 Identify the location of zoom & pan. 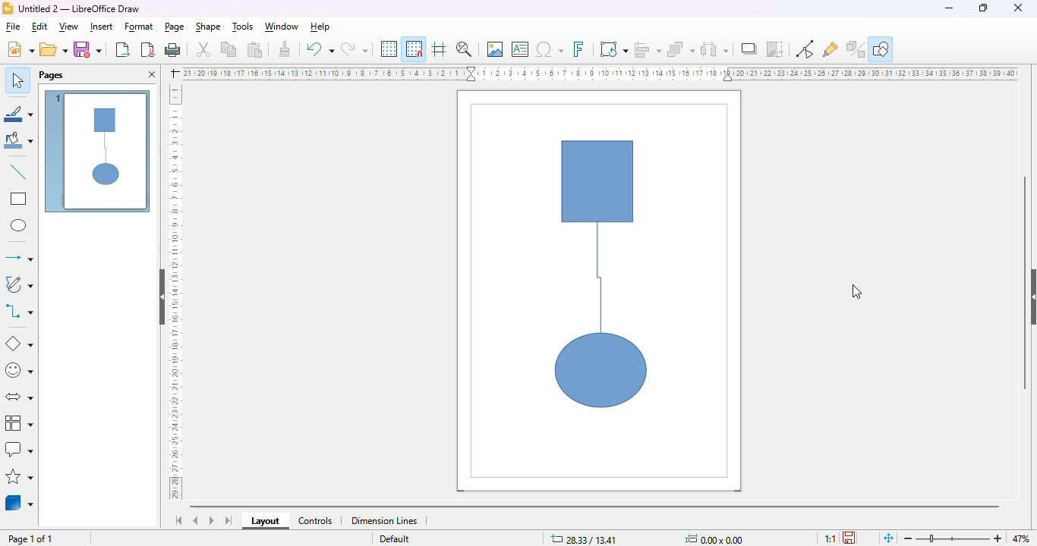
(464, 49).